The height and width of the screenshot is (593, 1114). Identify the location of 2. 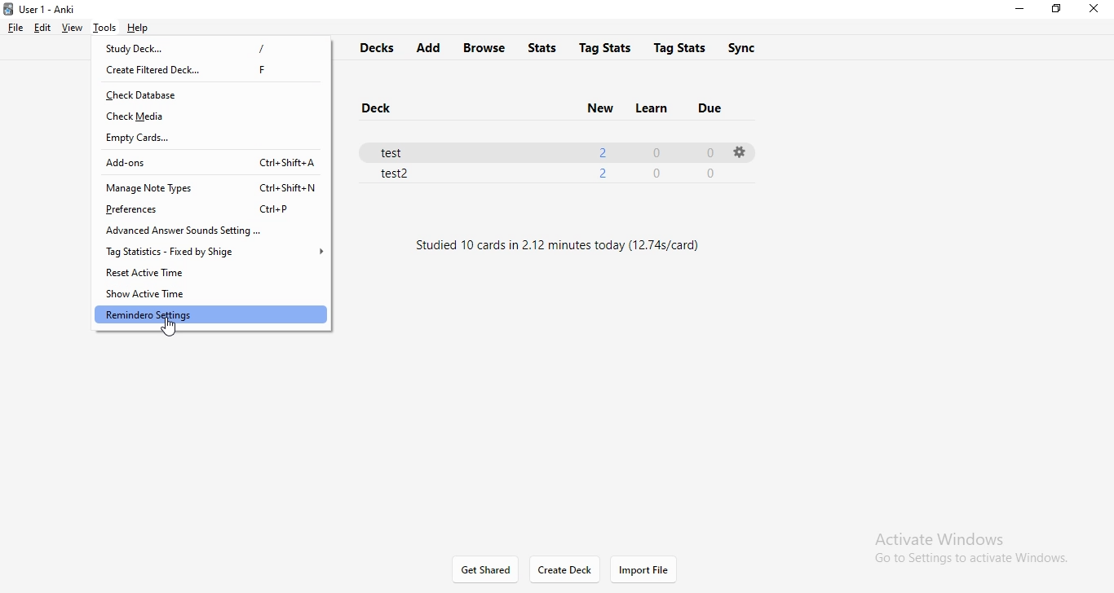
(601, 150).